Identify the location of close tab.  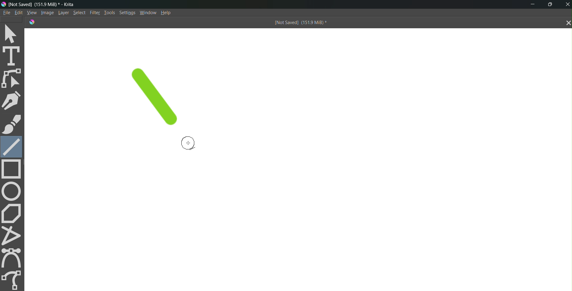
(567, 23).